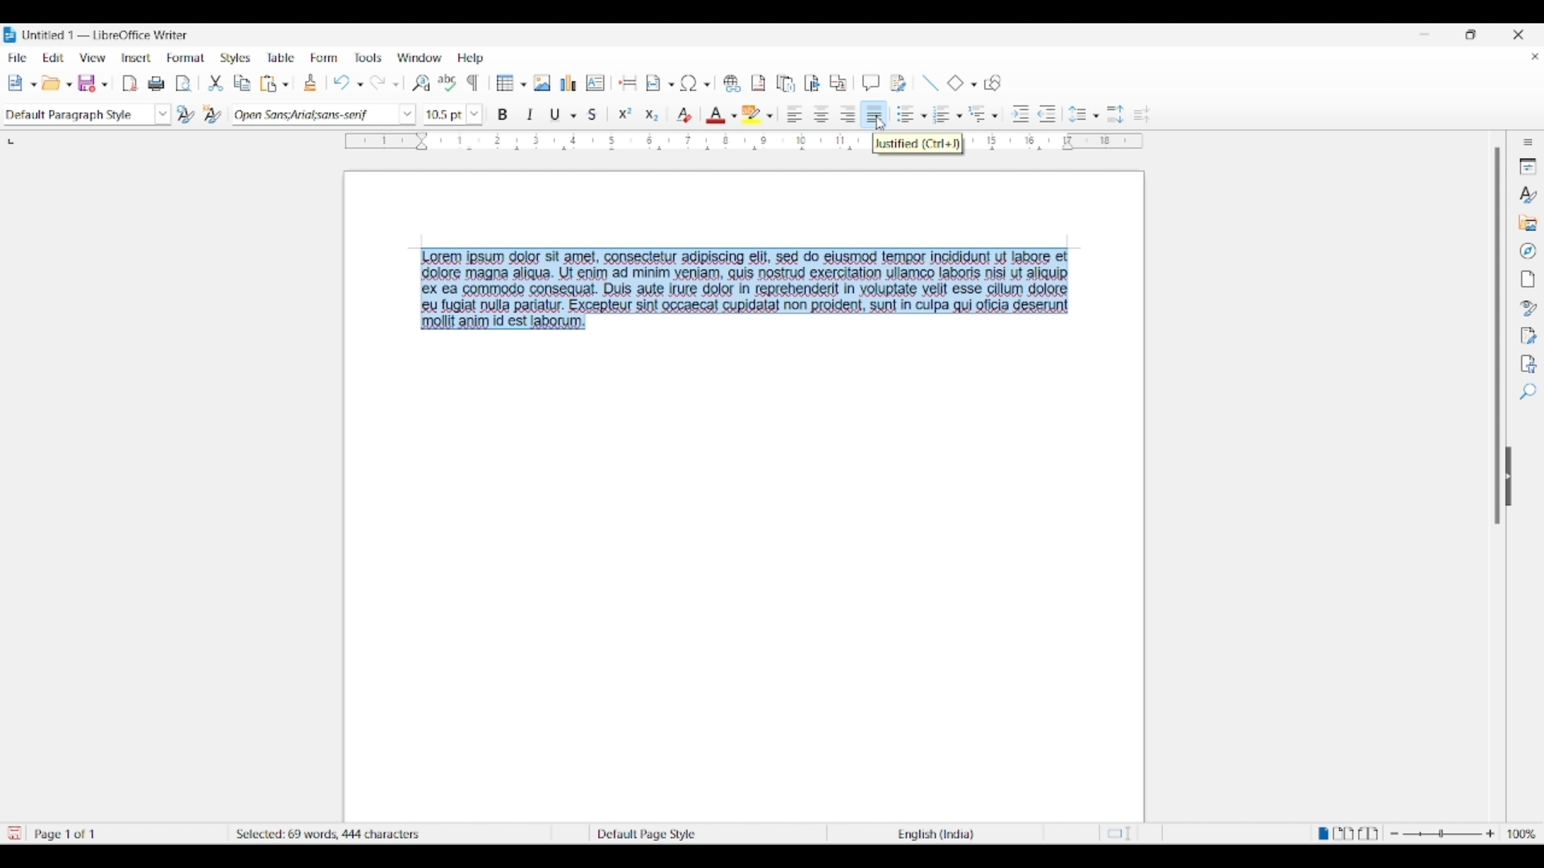 This screenshot has width=1544, height=868. What do you see at coordinates (1517, 35) in the screenshot?
I see `Close interface` at bounding box center [1517, 35].